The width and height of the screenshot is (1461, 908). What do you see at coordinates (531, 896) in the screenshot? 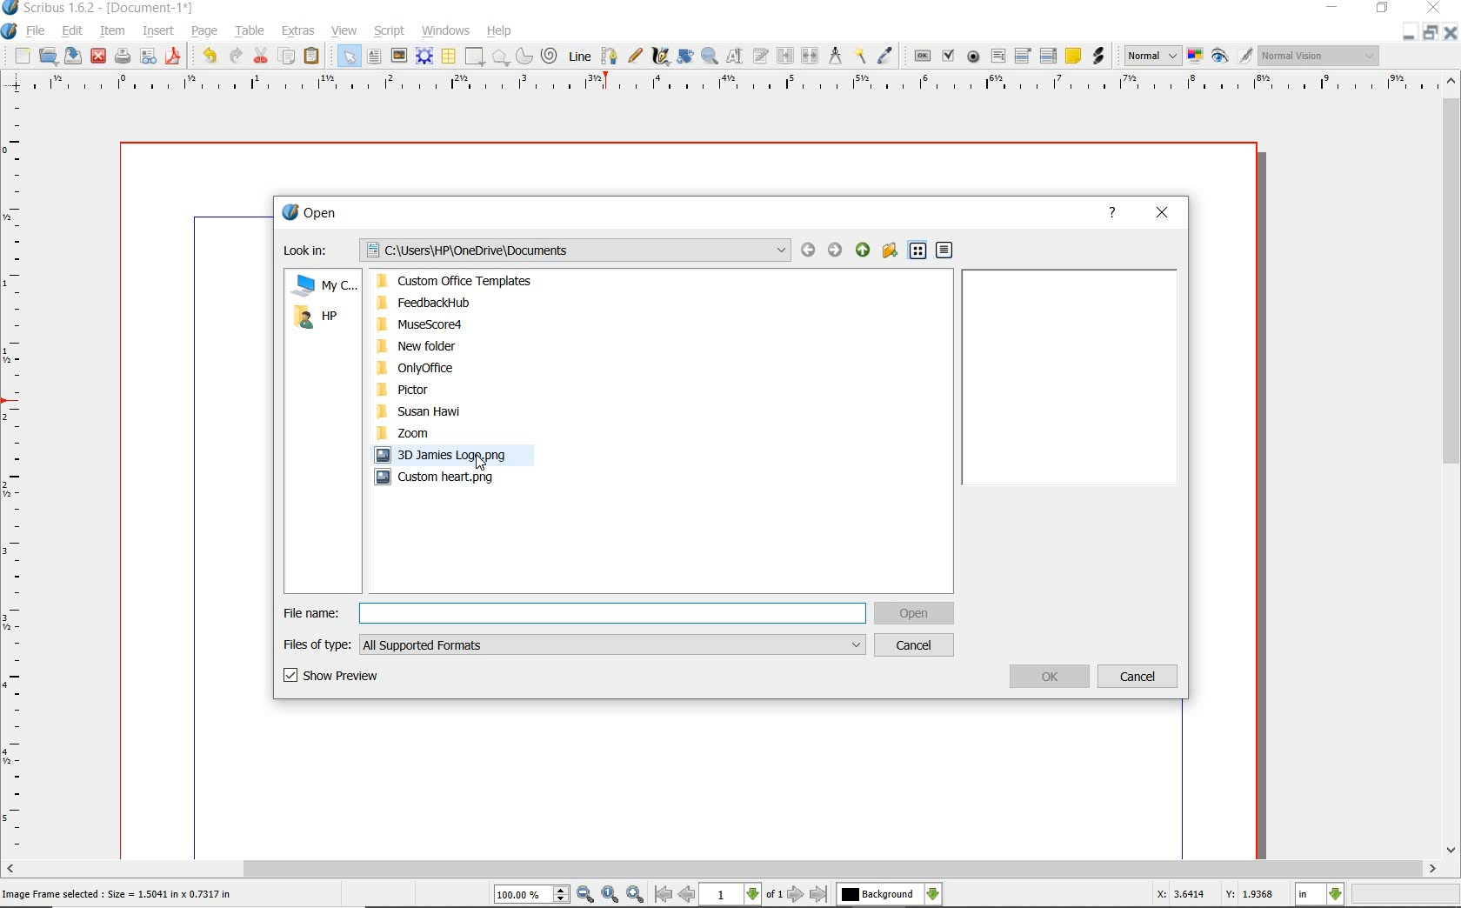
I see `select current zoom level` at bounding box center [531, 896].